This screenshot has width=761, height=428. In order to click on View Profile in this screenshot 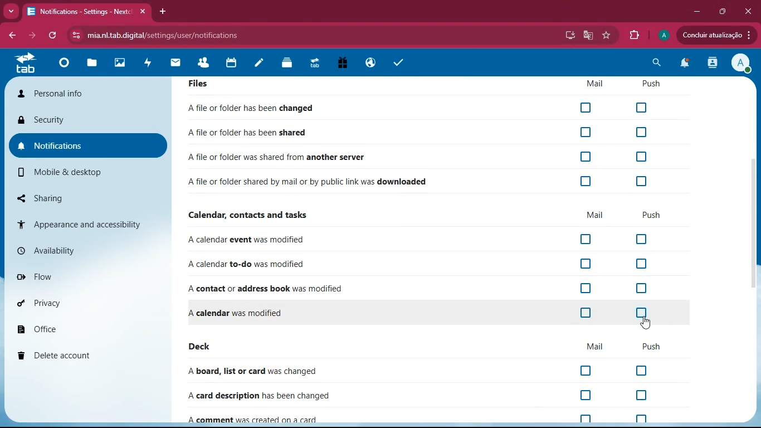, I will do `click(742, 64)`.